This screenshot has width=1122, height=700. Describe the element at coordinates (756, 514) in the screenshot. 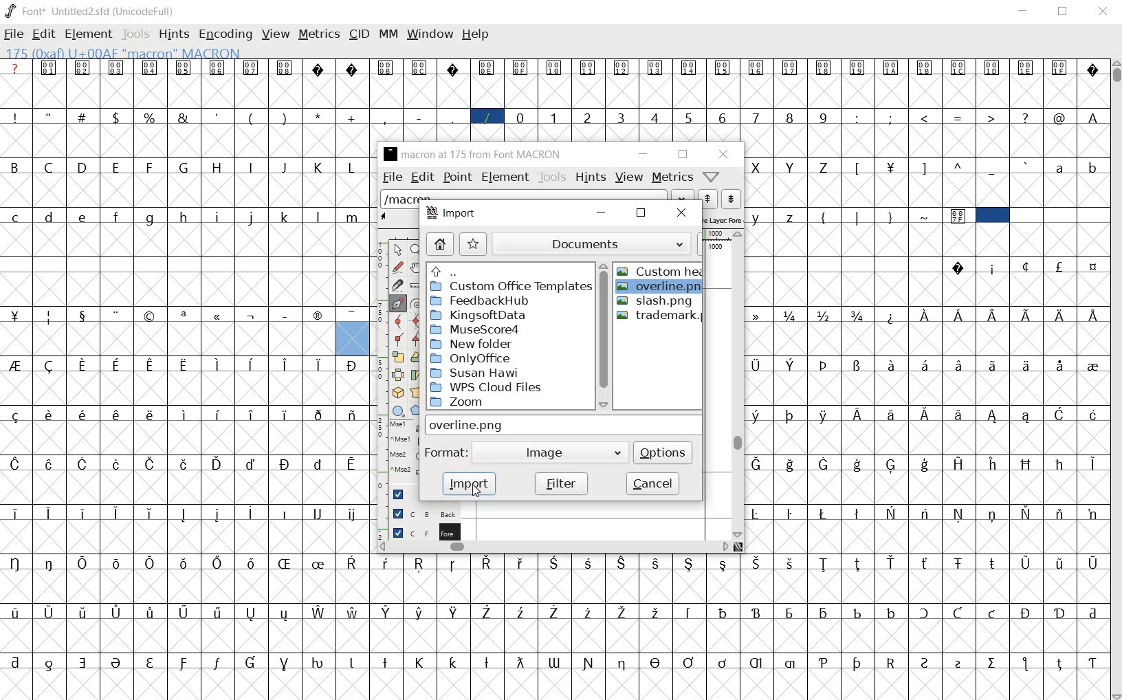

I see `Symbol` at that location.